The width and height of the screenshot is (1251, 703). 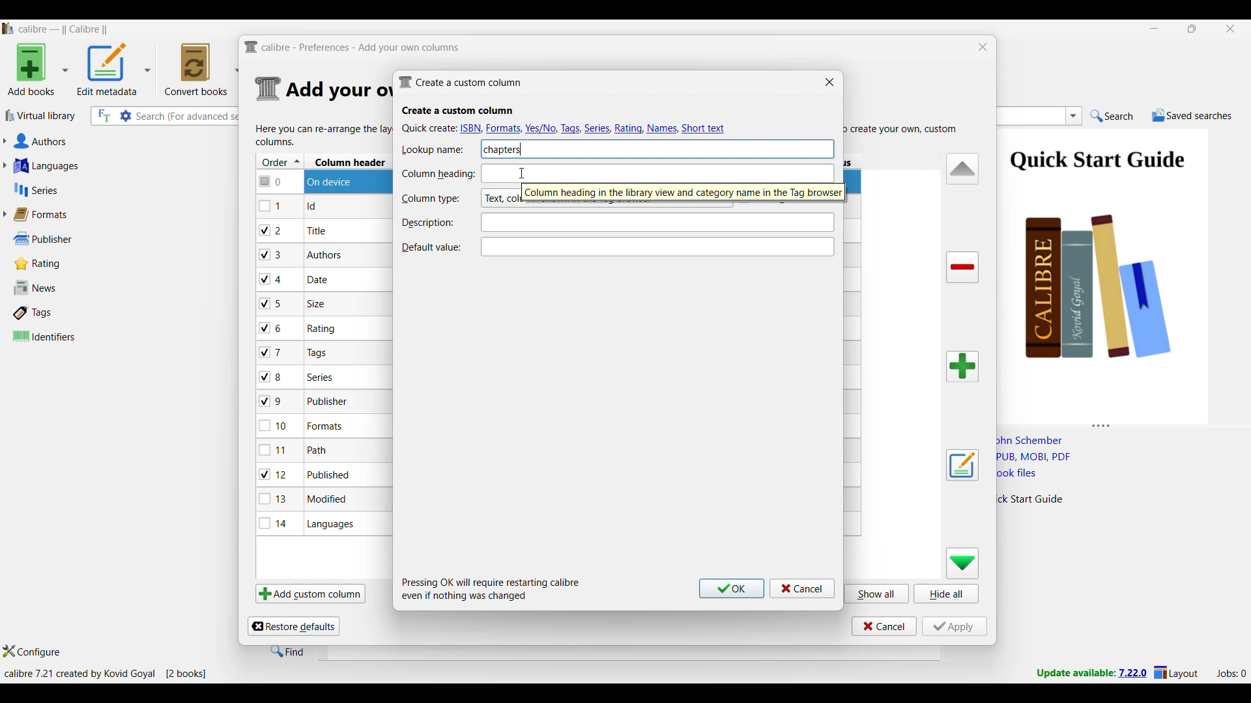 I want to click on Move row down, so click(x=963, y=563).